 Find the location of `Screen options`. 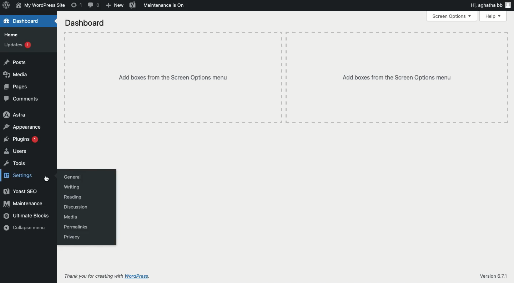

Screen options is located at coordinates (452, 16).